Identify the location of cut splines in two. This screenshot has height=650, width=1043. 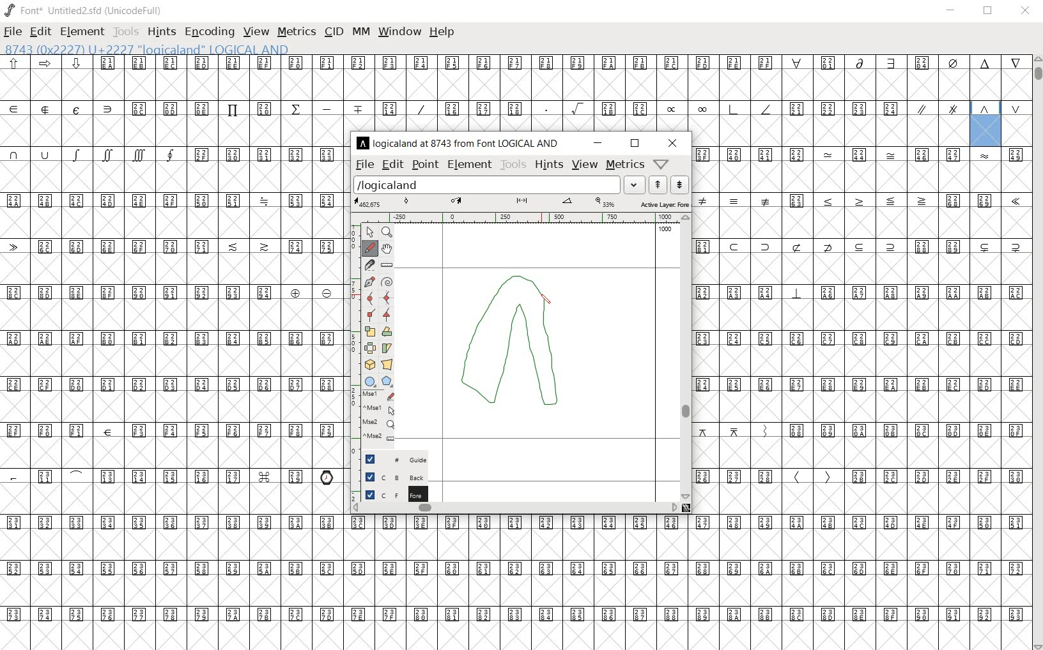
(369, 264).